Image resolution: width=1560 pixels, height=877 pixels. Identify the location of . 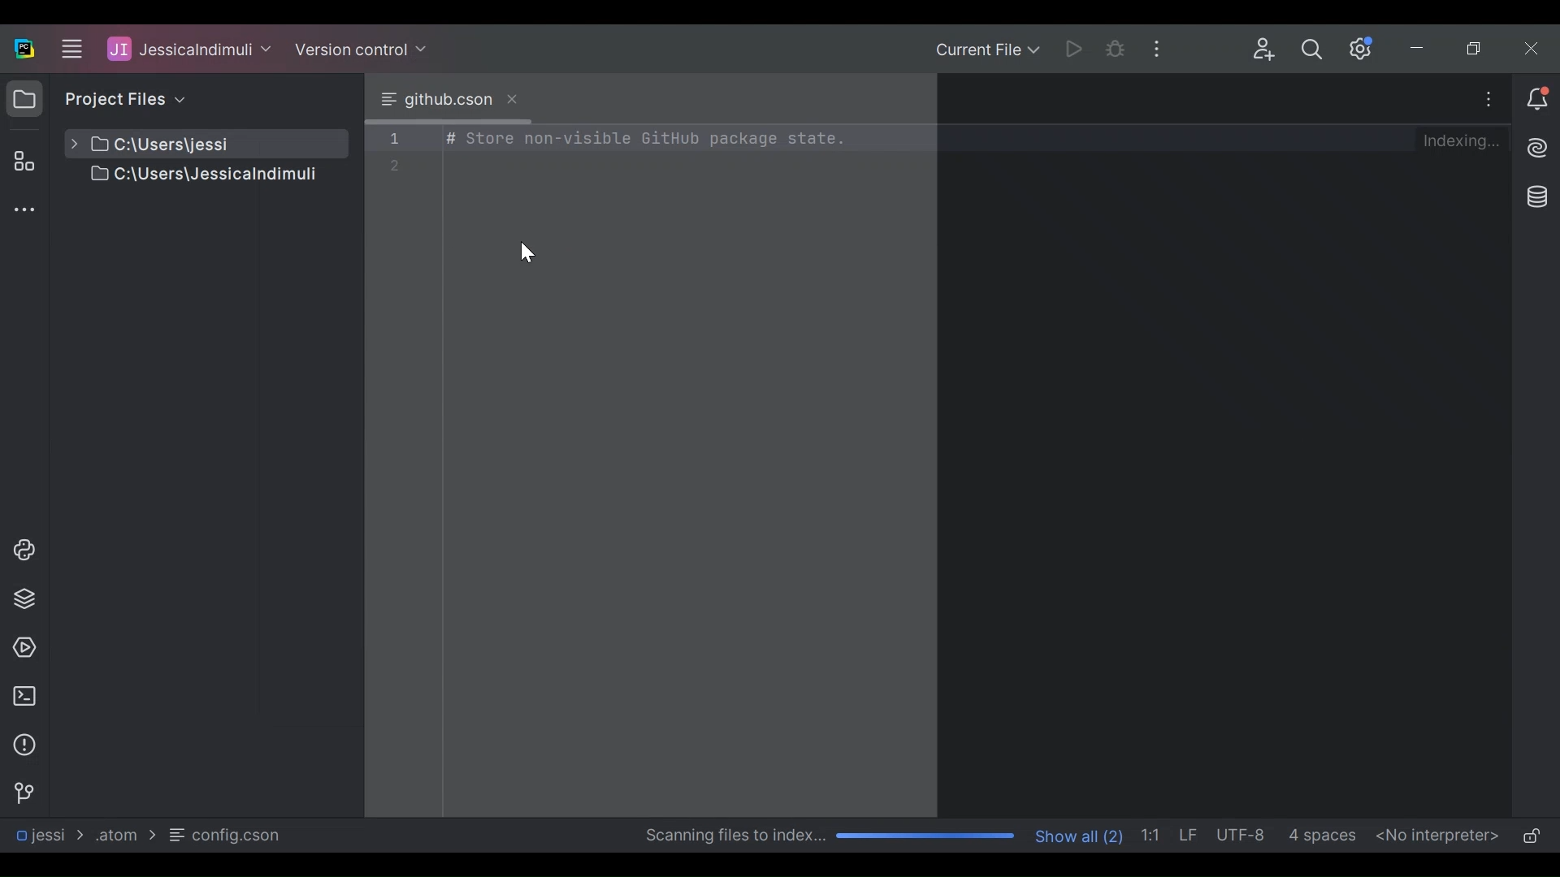
(23, 212).